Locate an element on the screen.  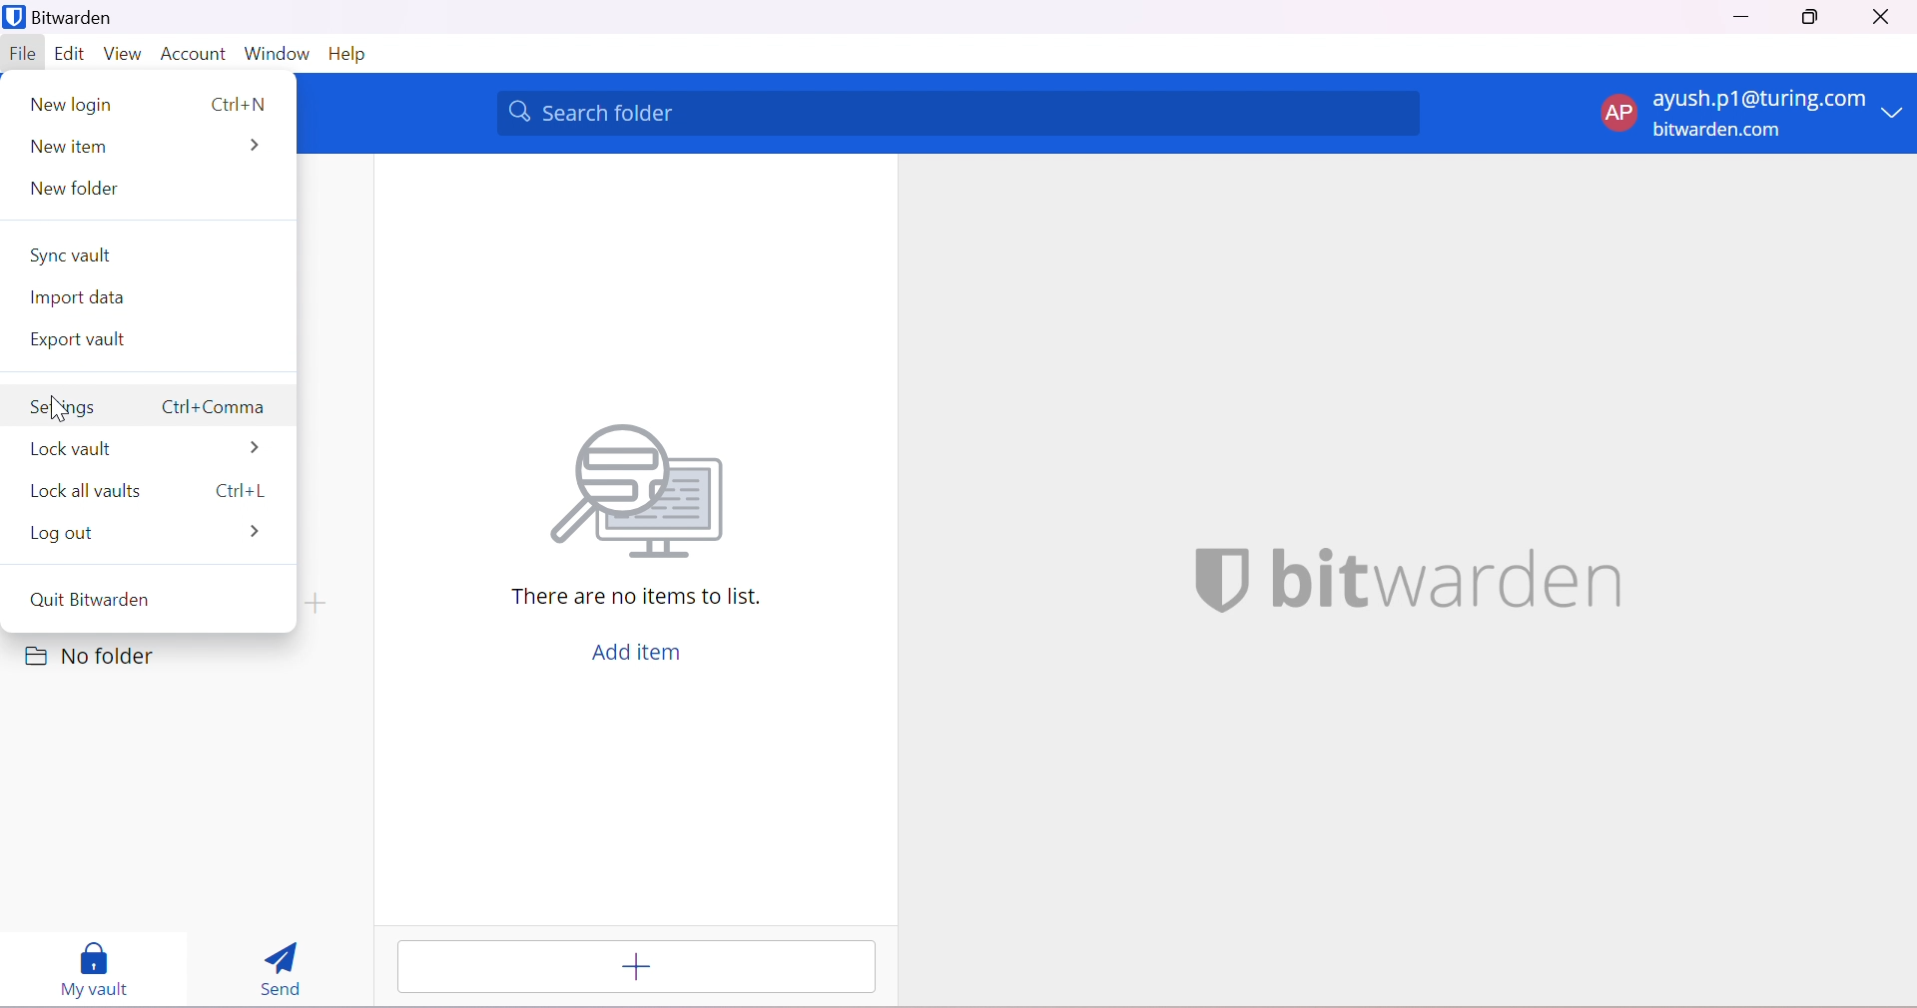
Local vault is located at coordinates (73, 451).